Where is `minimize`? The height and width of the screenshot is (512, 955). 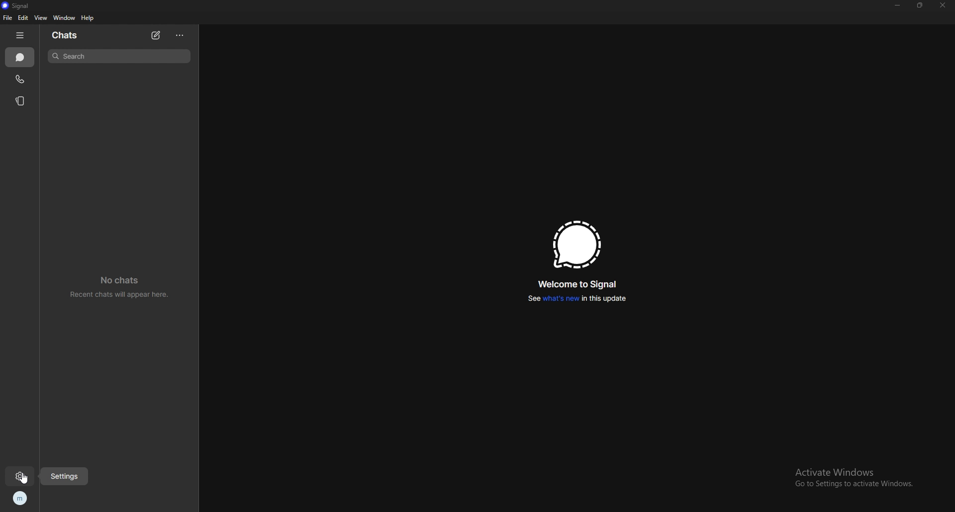
minimize is located at coordinates (898, 5).